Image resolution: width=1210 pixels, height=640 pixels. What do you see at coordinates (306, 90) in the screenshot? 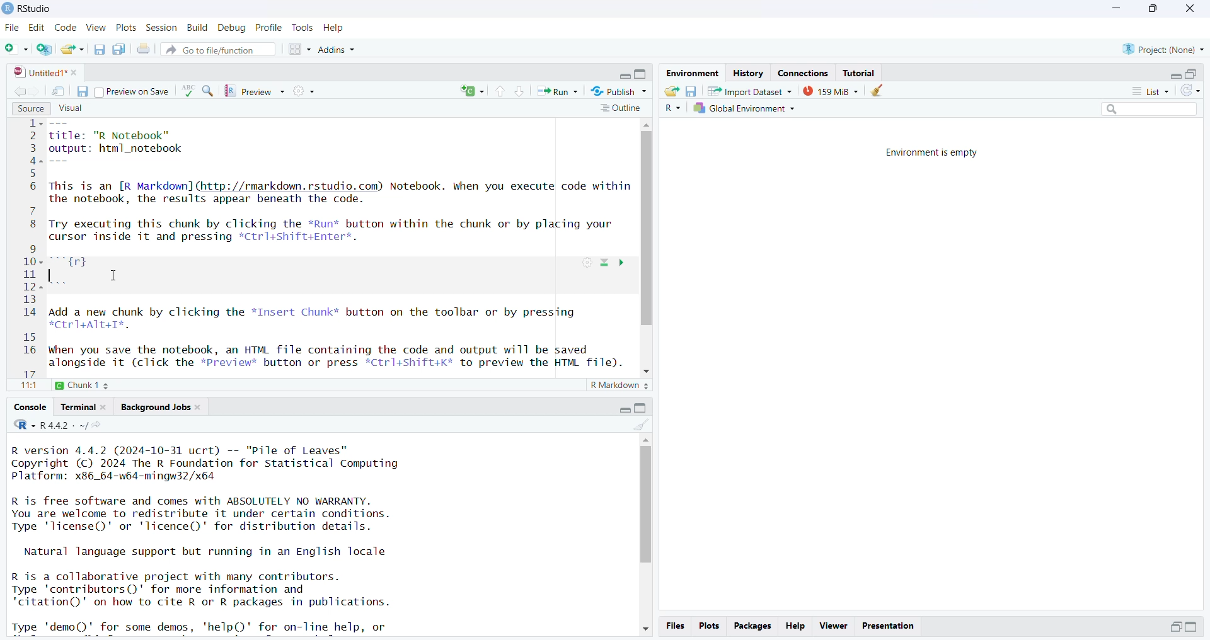
I see `compile report` at bounding box center [306, 90].